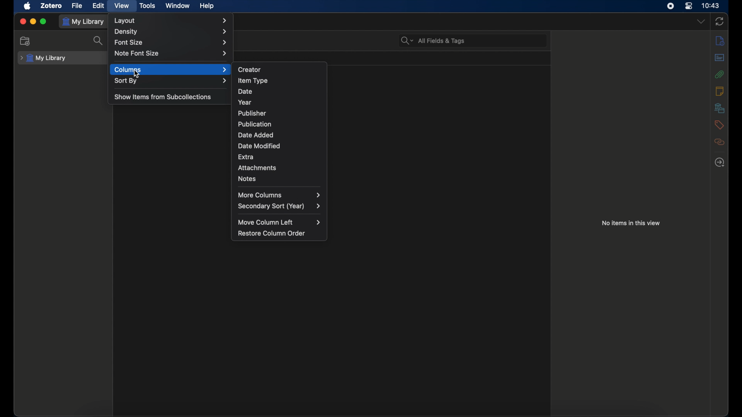 The image size is (742, 417). What do you see at coordinates (711, 5) in the screenshot?
I see `time` at bounding box center [711, 5].